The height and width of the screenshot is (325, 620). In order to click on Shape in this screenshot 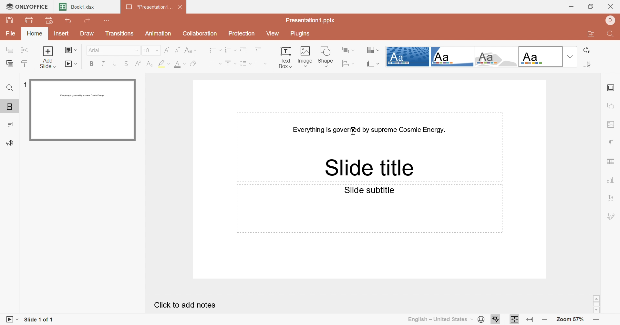, I will do `click(325, 56)`.